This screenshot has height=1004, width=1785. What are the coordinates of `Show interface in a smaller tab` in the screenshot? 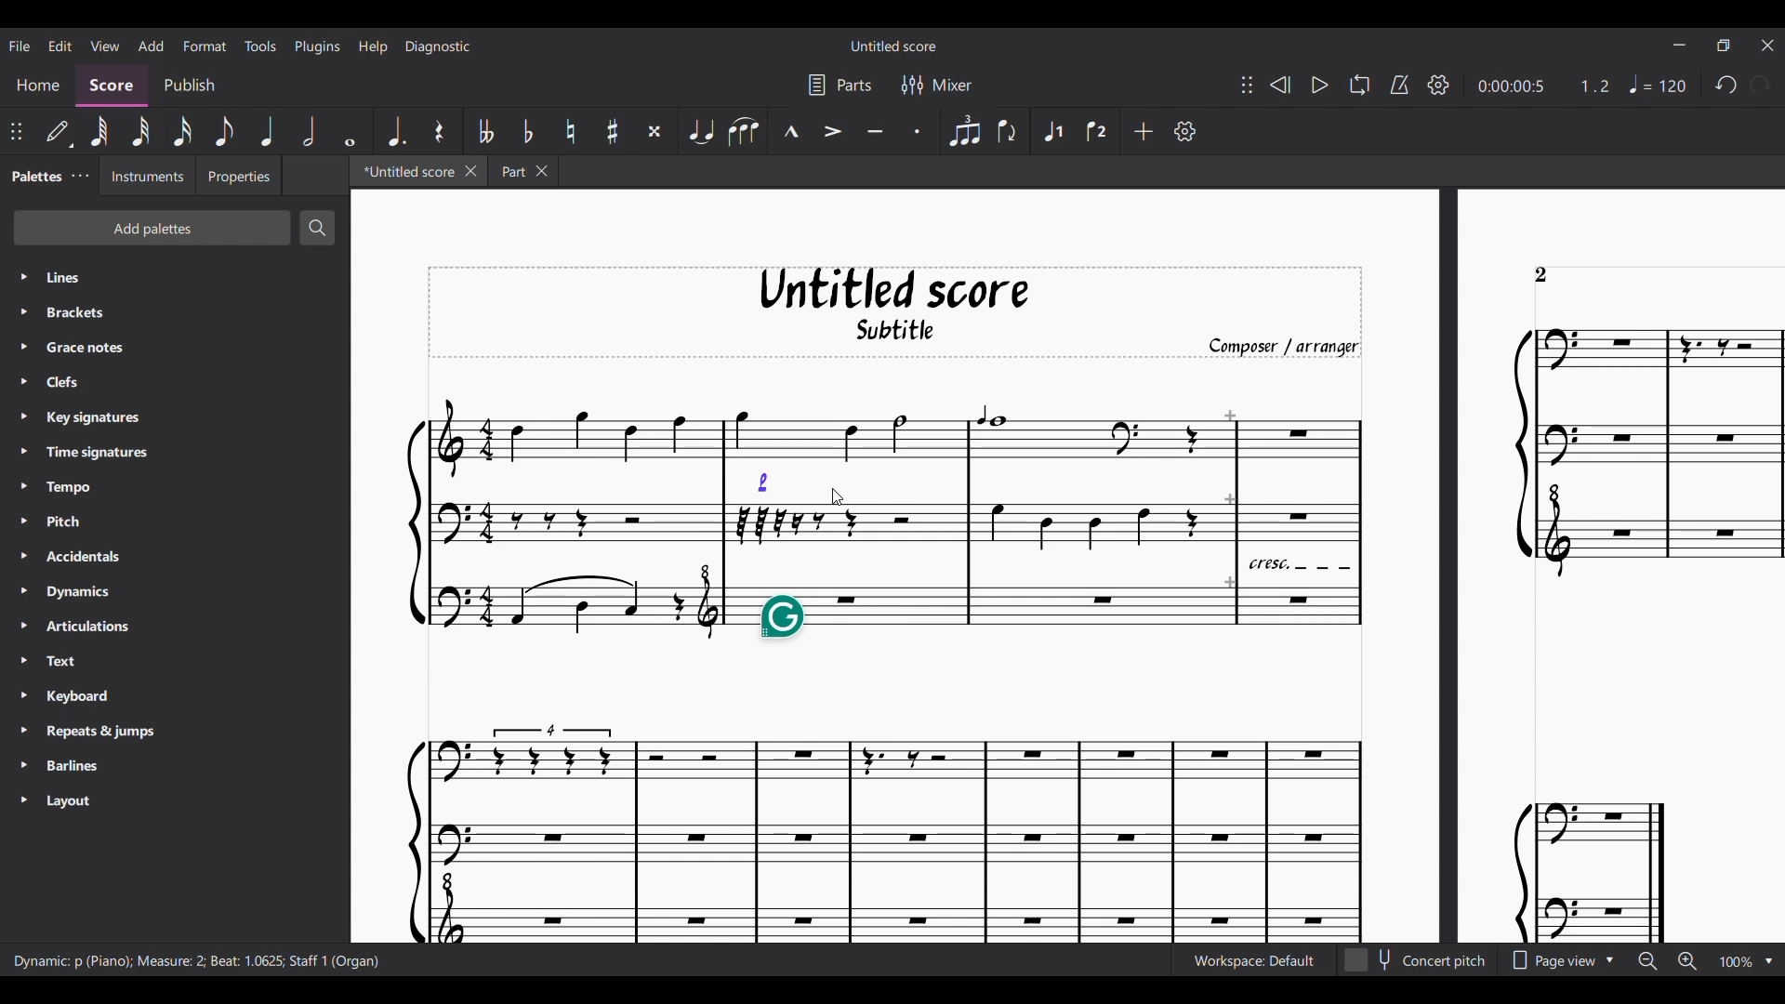 It's located at (1724, 46).